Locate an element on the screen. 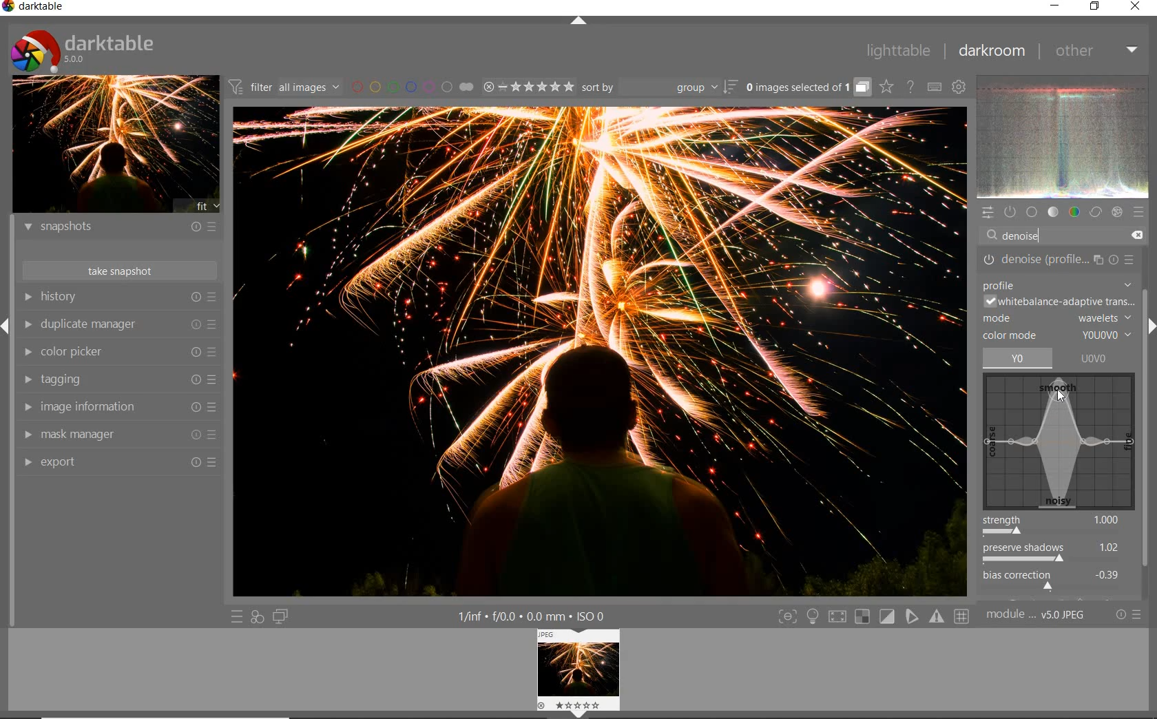  Darktable 5.0.0 is located at coordinates (82, 50).